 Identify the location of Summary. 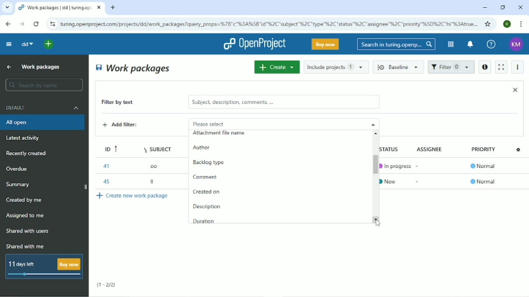
(19, 184).